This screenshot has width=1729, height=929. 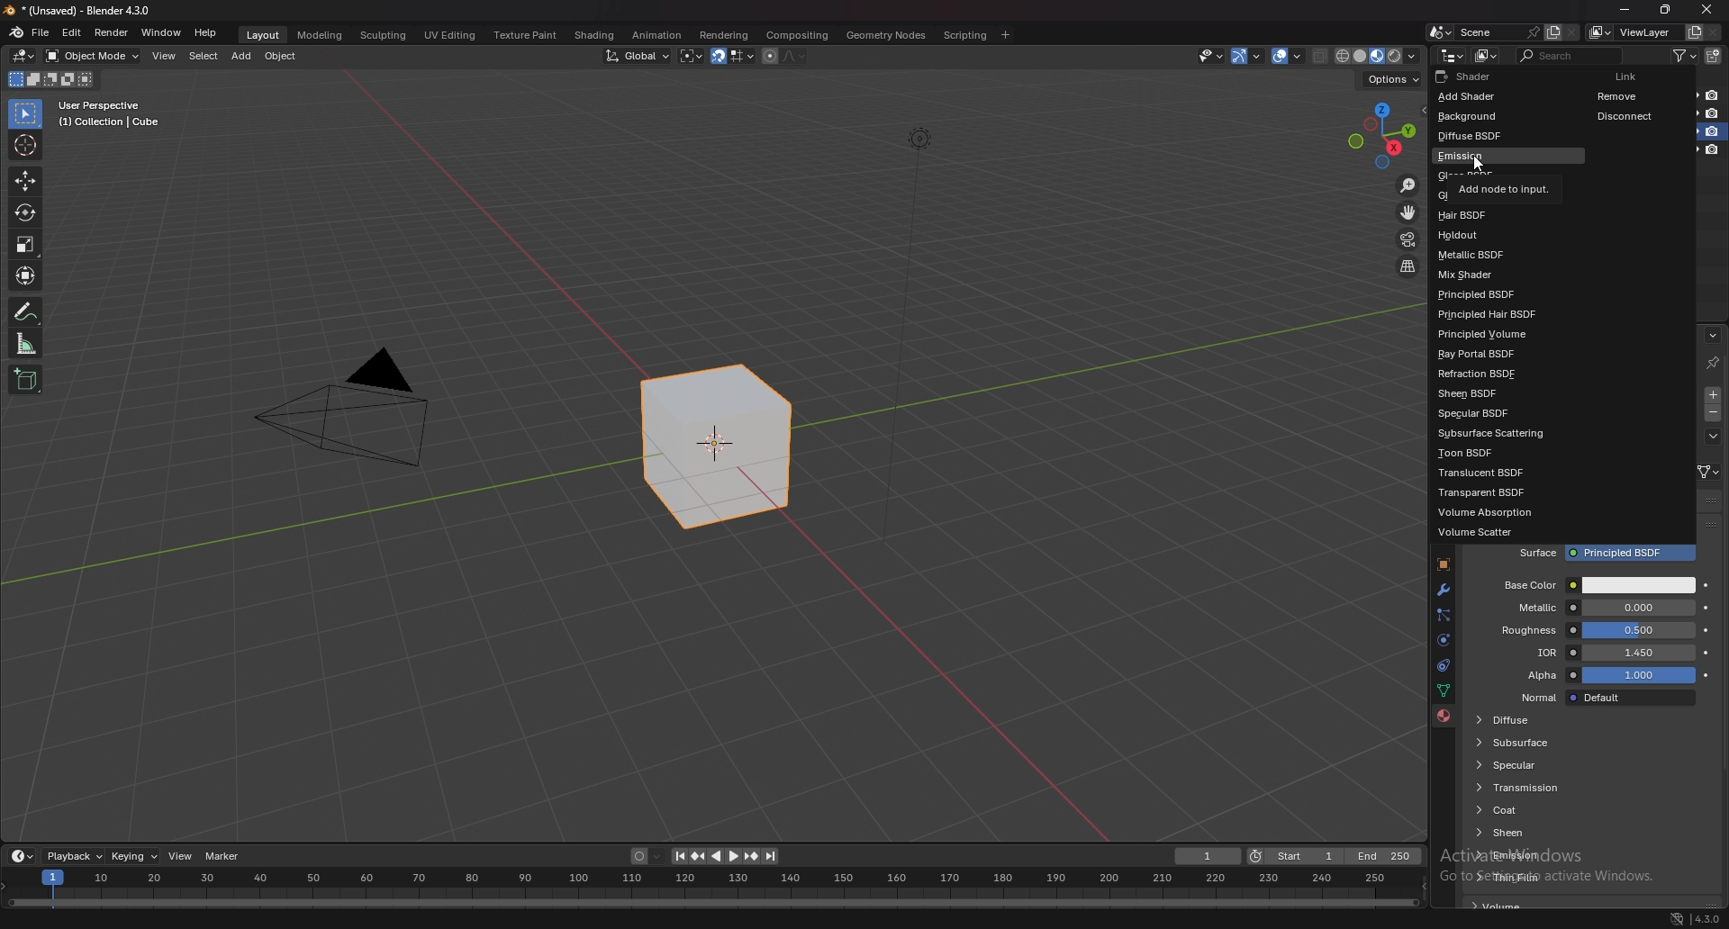 What do you see at coordinates (1290, 57) in the screenshot?
I see `overlays` at bounding box center [1290, 57].